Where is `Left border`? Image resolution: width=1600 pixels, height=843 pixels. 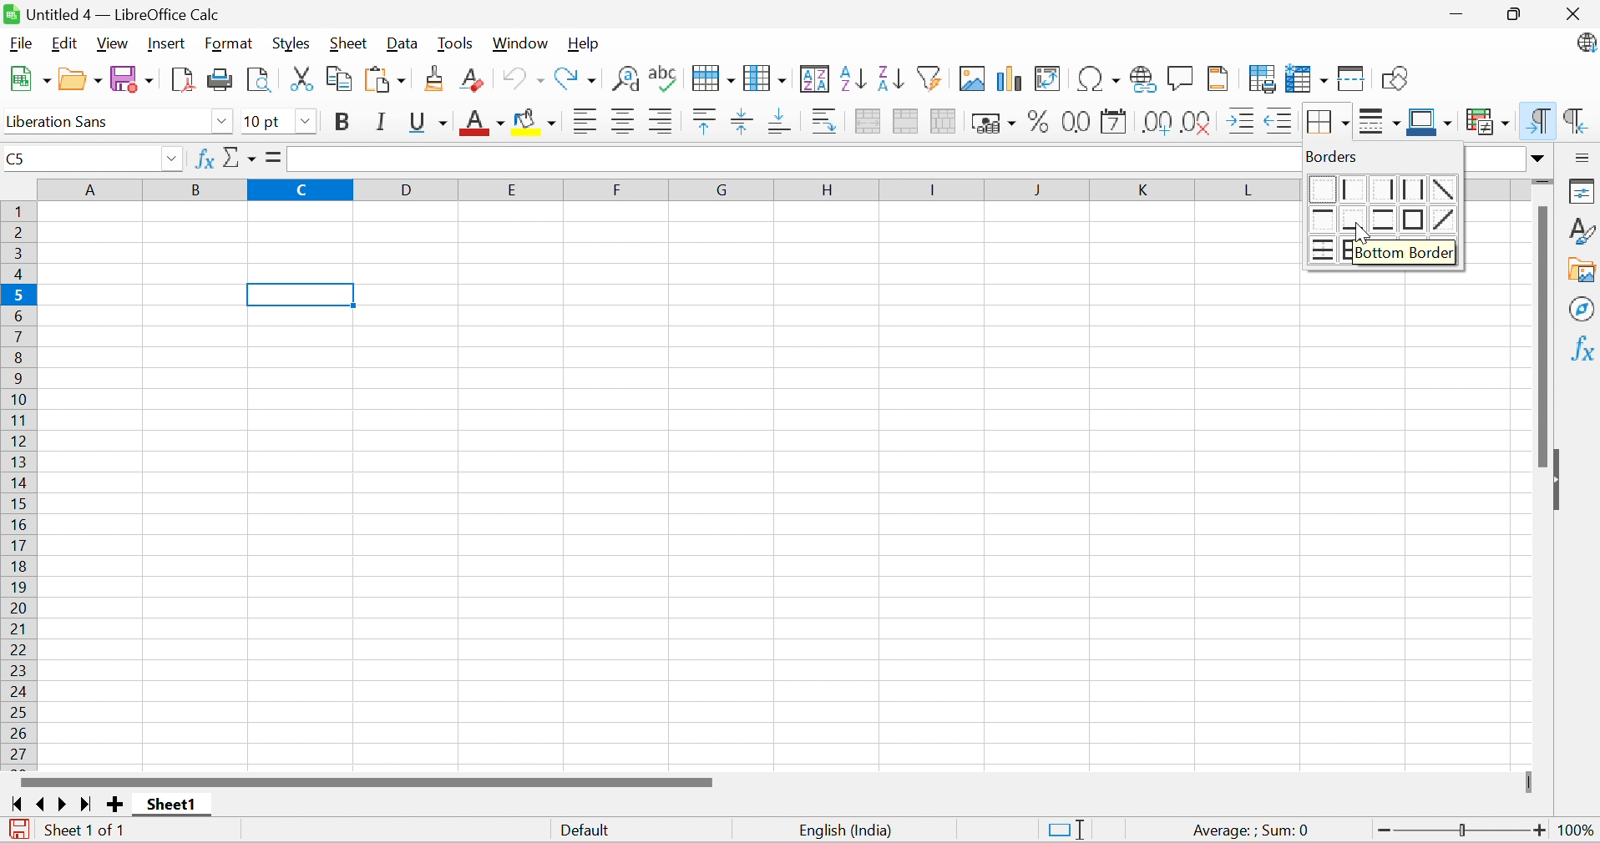
Left border is located at coordinates (1354, 191).